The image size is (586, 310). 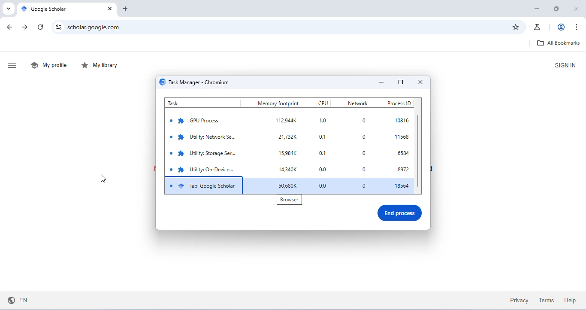 I want to click on my library, so click(x=101, y=66).